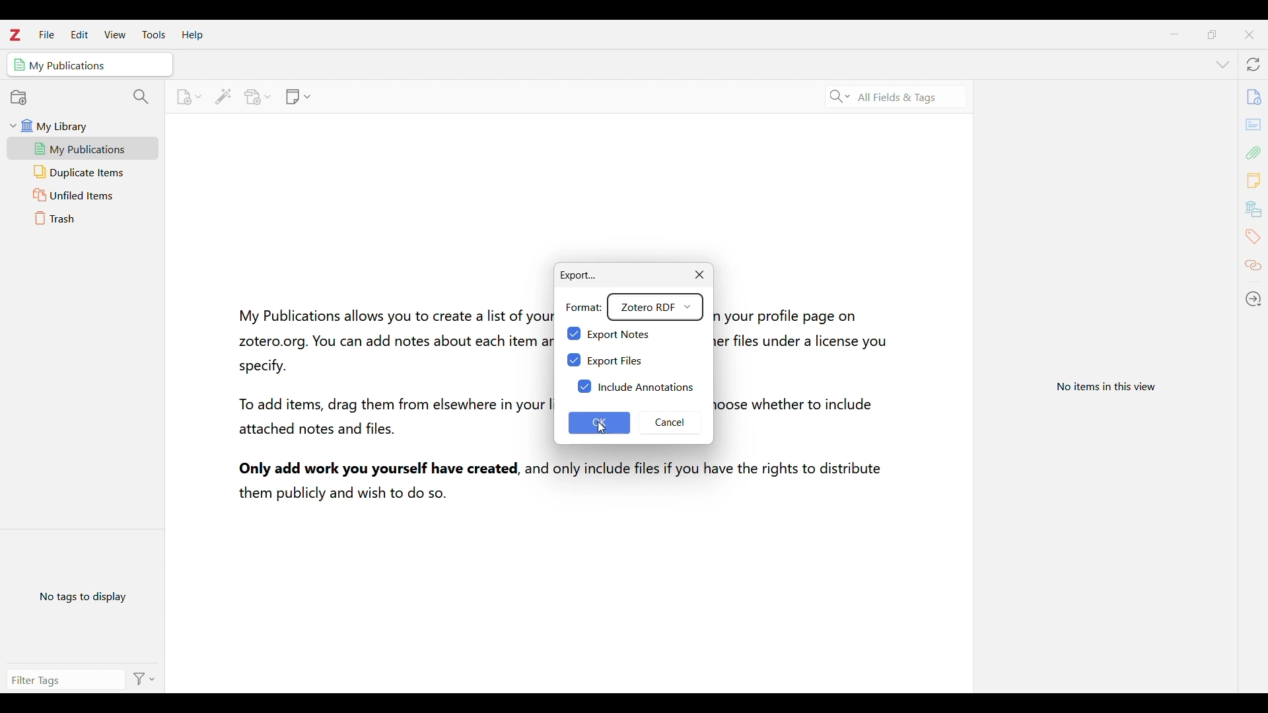 The width and height of the screenshot is (1268, 713). What do you see at coordinates (1253, 65) in the screenshot?
I see `Sync with zotero.org` at bounding box center [1253, 65].